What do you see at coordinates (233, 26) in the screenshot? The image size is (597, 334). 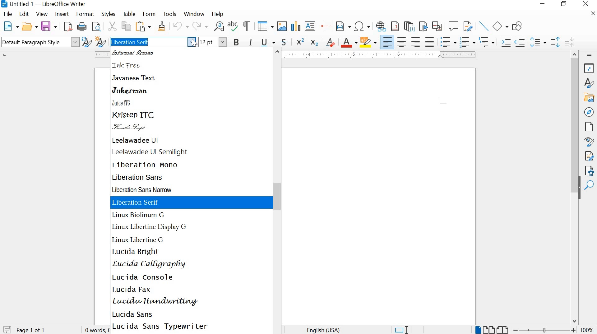 I see `SPELLING CHECK` at bounding box center [233, 26].